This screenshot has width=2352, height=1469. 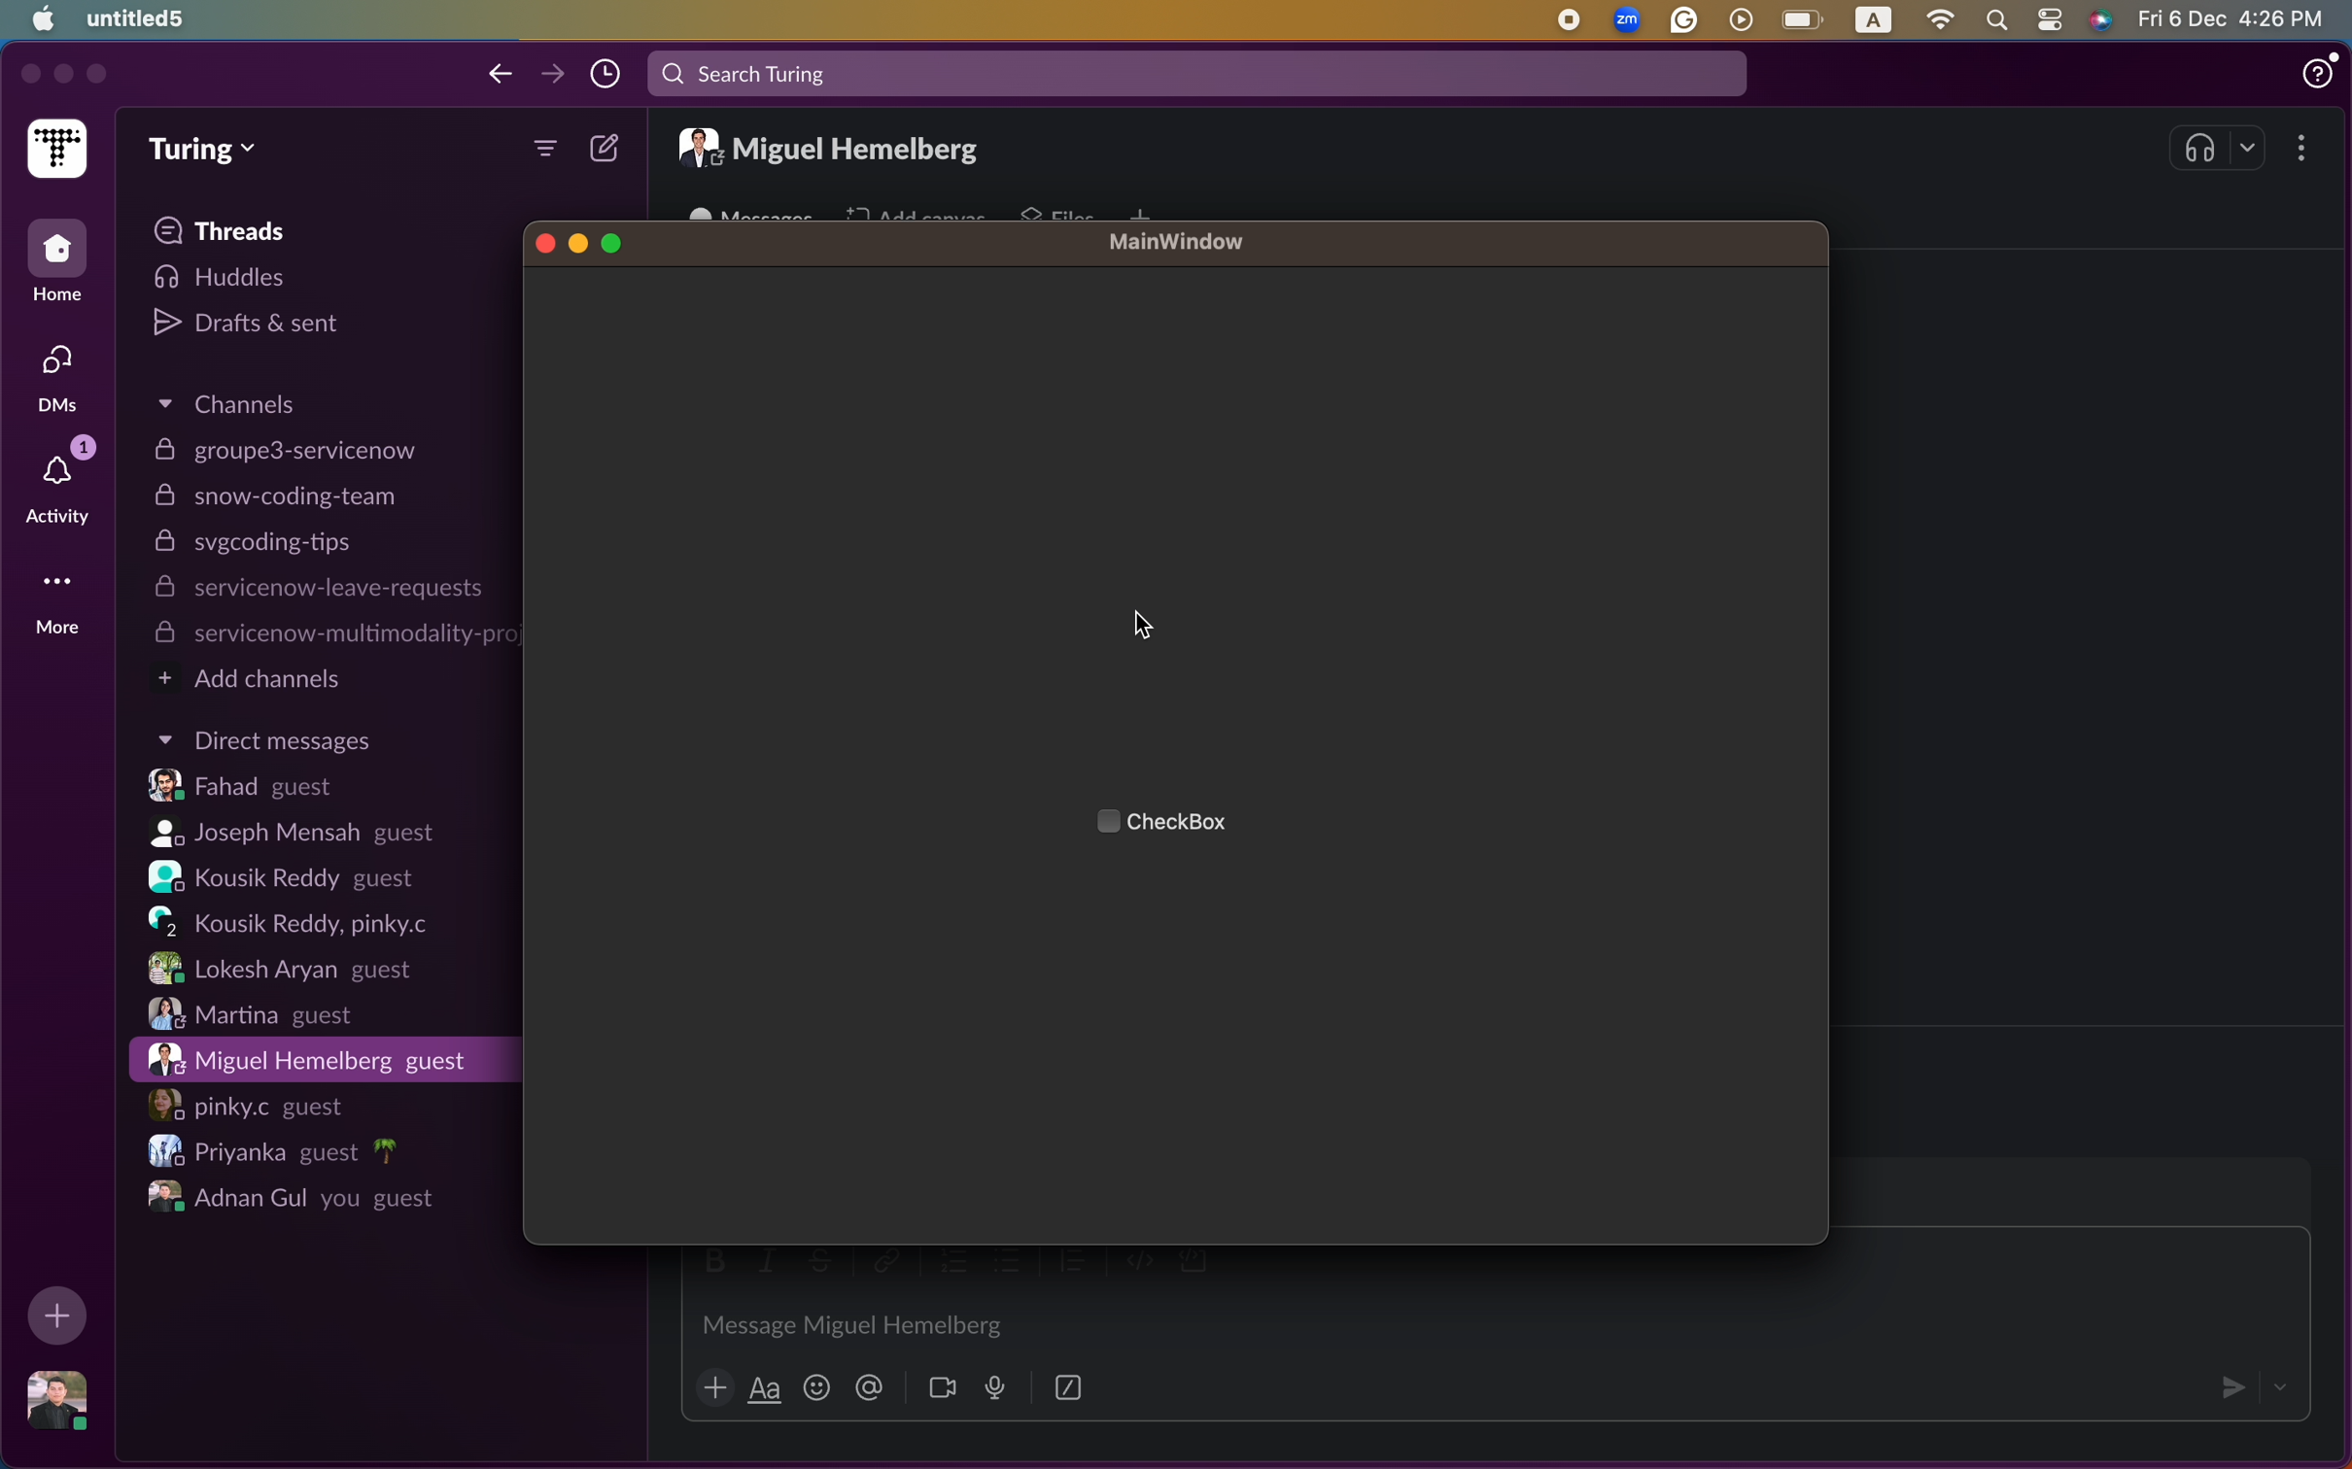 I want to click on search, so click(x=1197, y=75).